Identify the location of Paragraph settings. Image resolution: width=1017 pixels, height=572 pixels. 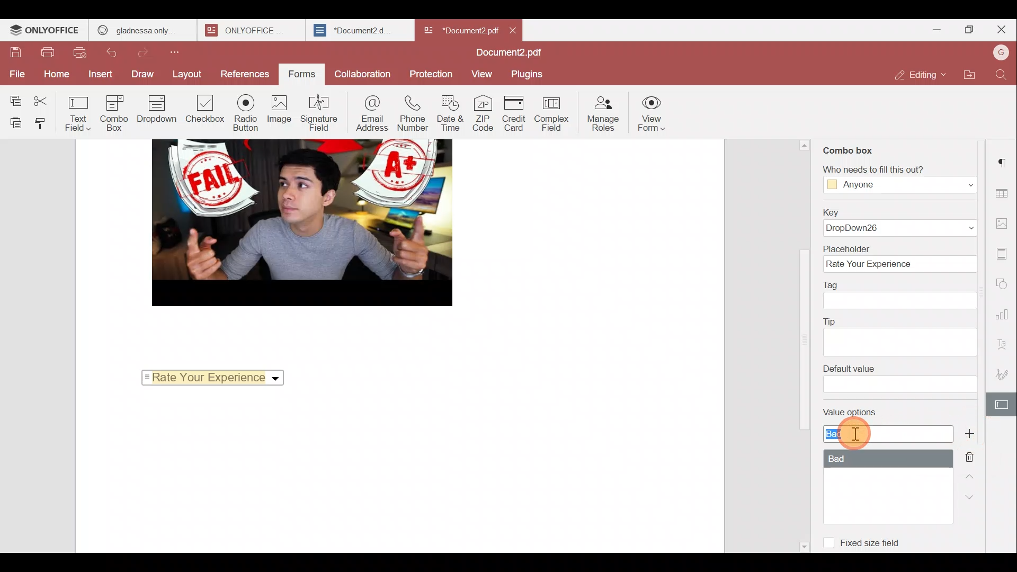
(1004, 160).